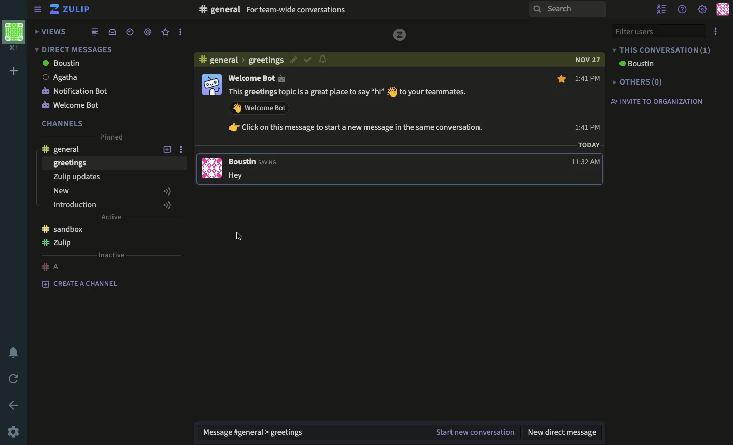 The width and height of the screenshot is (733, 445). Describe the element at coordinates (13, 71) in the screenshot. I see `add workspace` at that location.